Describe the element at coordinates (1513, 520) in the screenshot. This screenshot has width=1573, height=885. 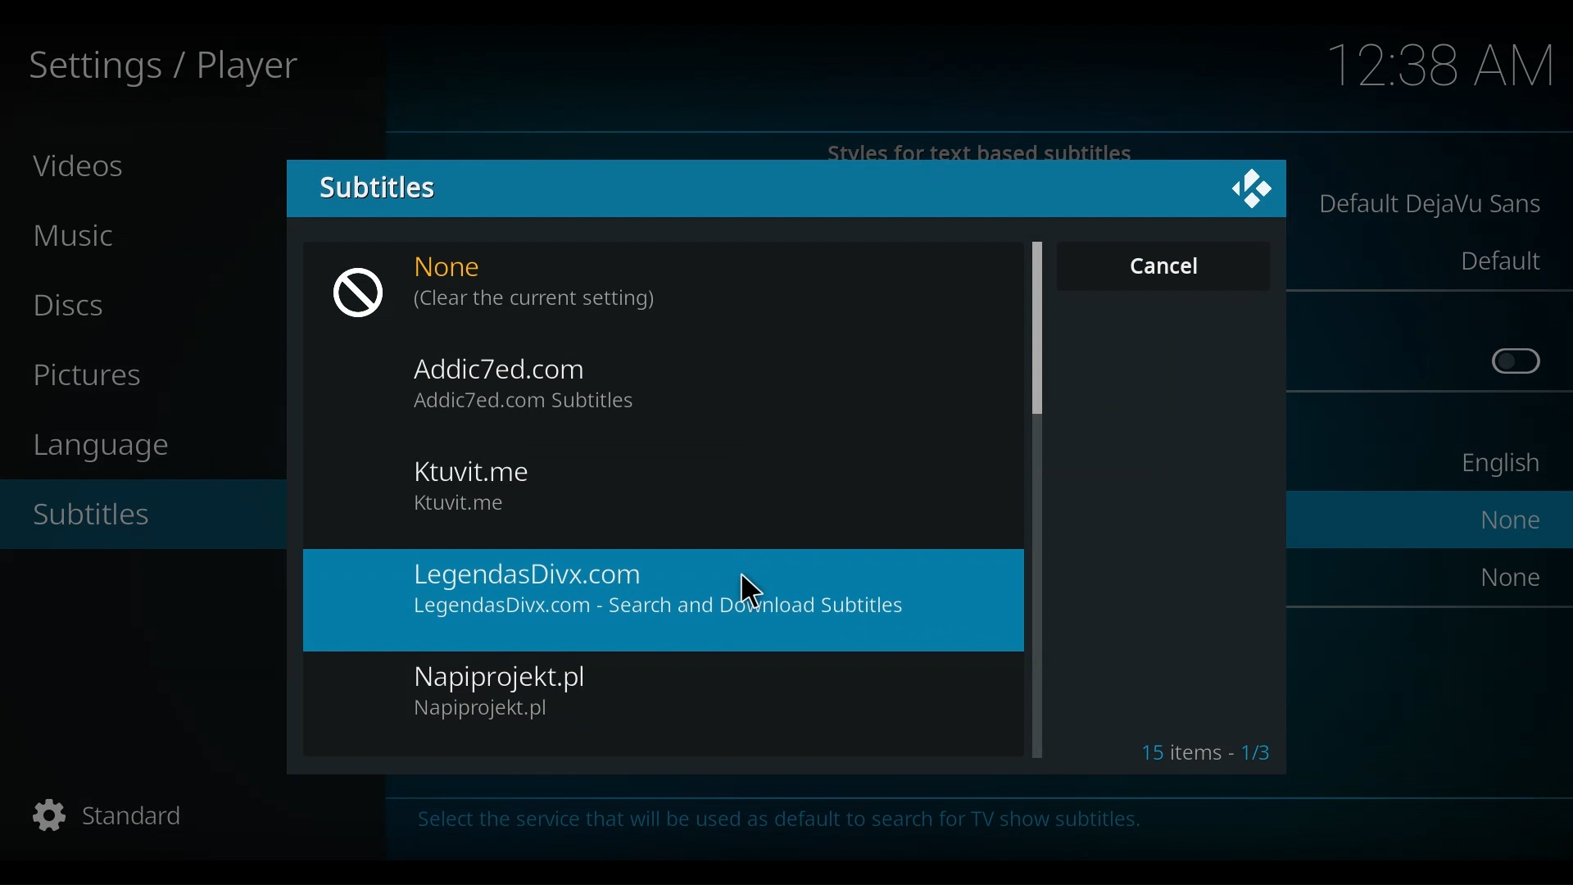
I see `None` at that location.